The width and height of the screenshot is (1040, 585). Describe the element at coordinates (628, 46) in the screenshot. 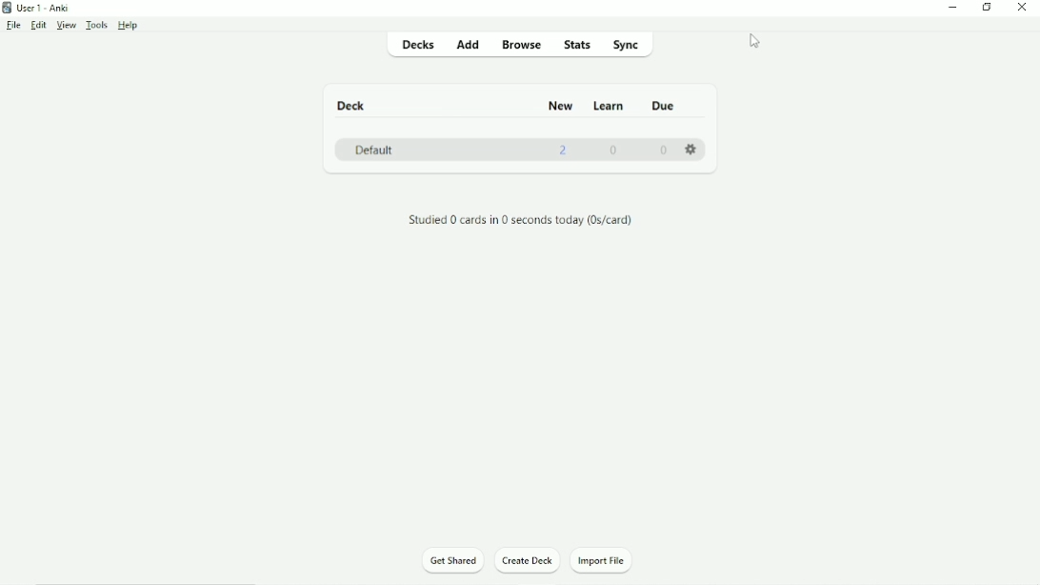

I see `Sync` at that location.